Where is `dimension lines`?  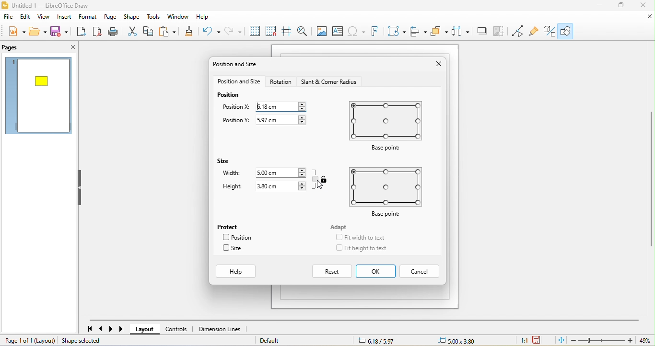 dimension lines is located at coordinates (221, 329).